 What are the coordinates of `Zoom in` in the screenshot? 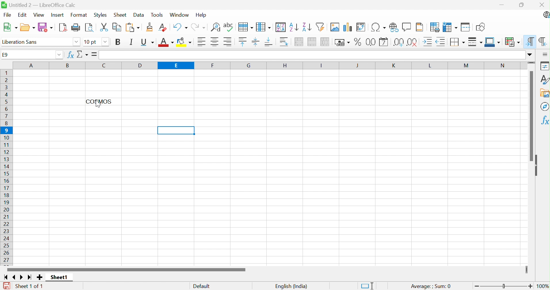 It's located at (530, 286).